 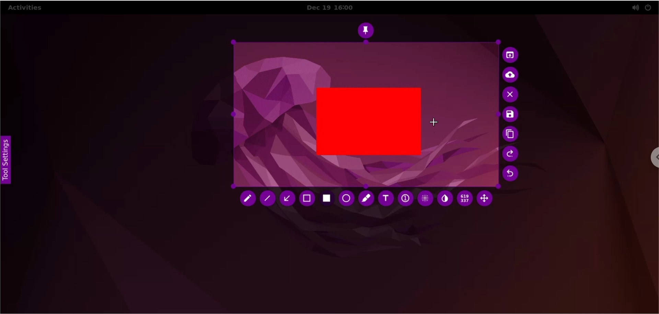 I want to click on retangle tool, so click(x=308, y=199).